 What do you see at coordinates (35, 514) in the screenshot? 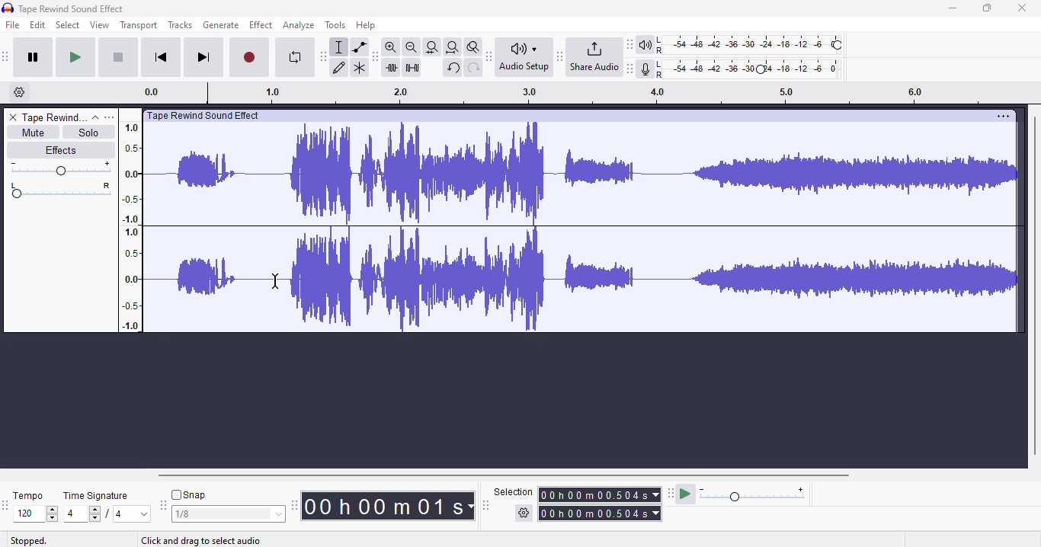
I see `120` at bounding box center [35, 514].